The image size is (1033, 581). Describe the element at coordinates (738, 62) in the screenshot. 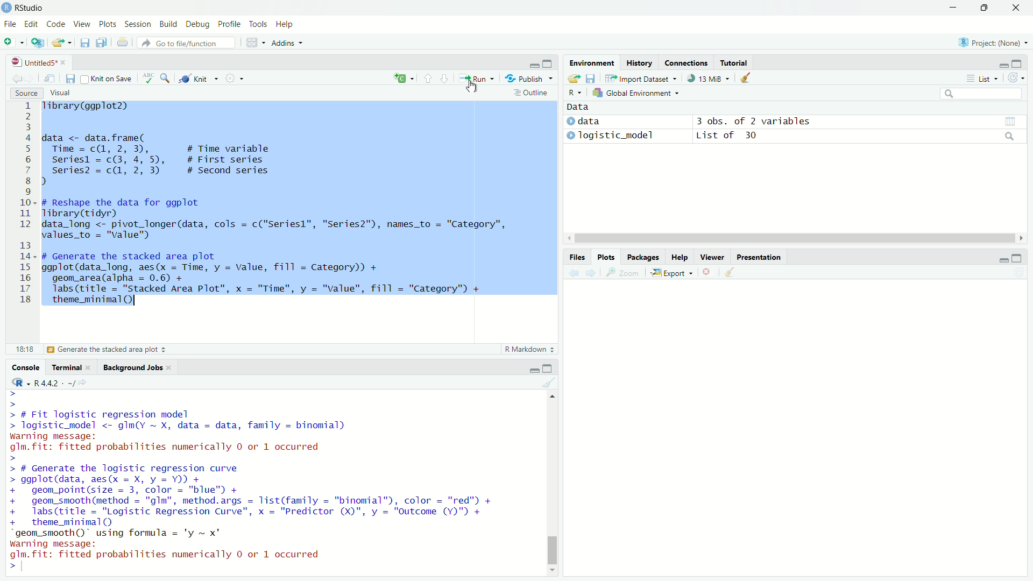

I see `Tutorial` at that location.